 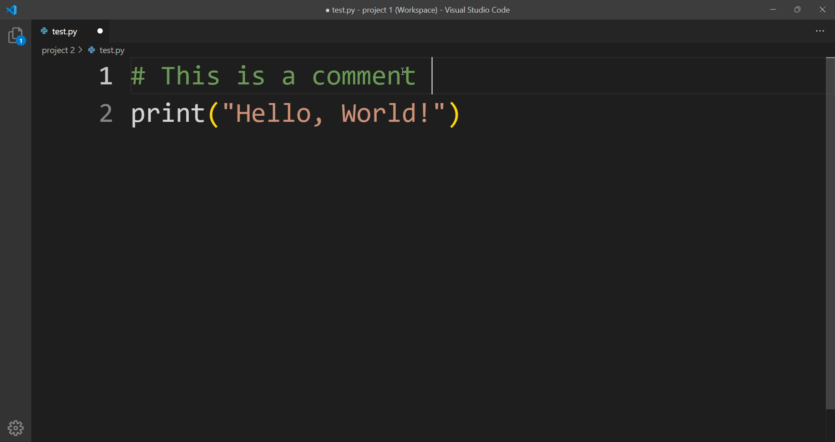 I want to click on opened file, so click(x=57, y=33).